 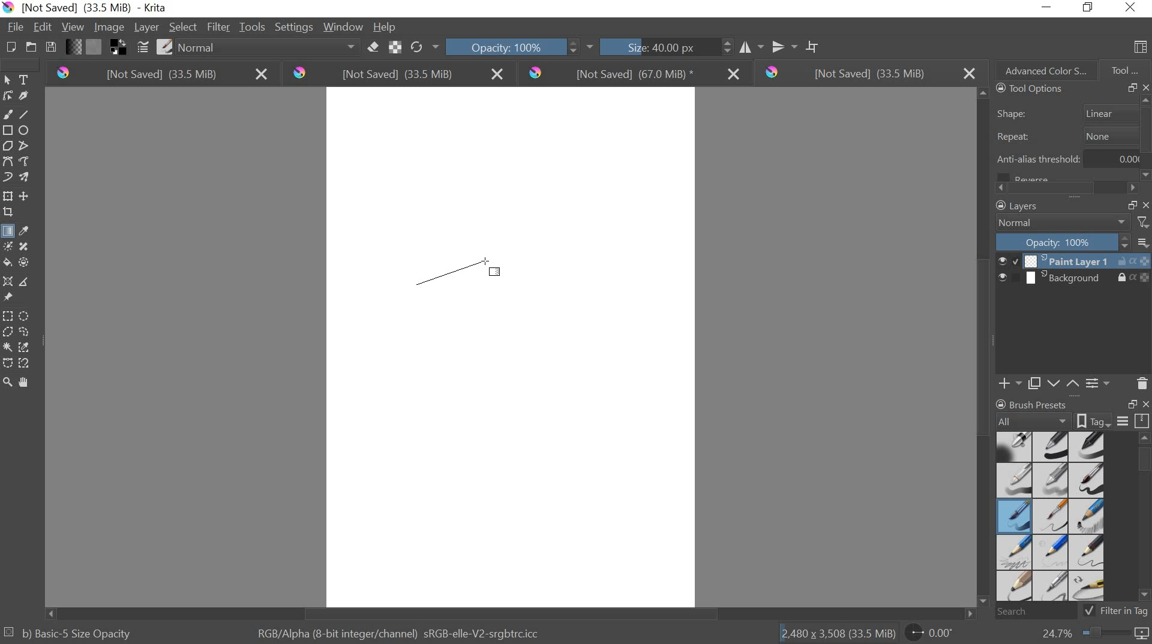 What do you see at coordinates (7, 231) in the screenshot?
I see `gradient fill` at bounding box center [7, 231].